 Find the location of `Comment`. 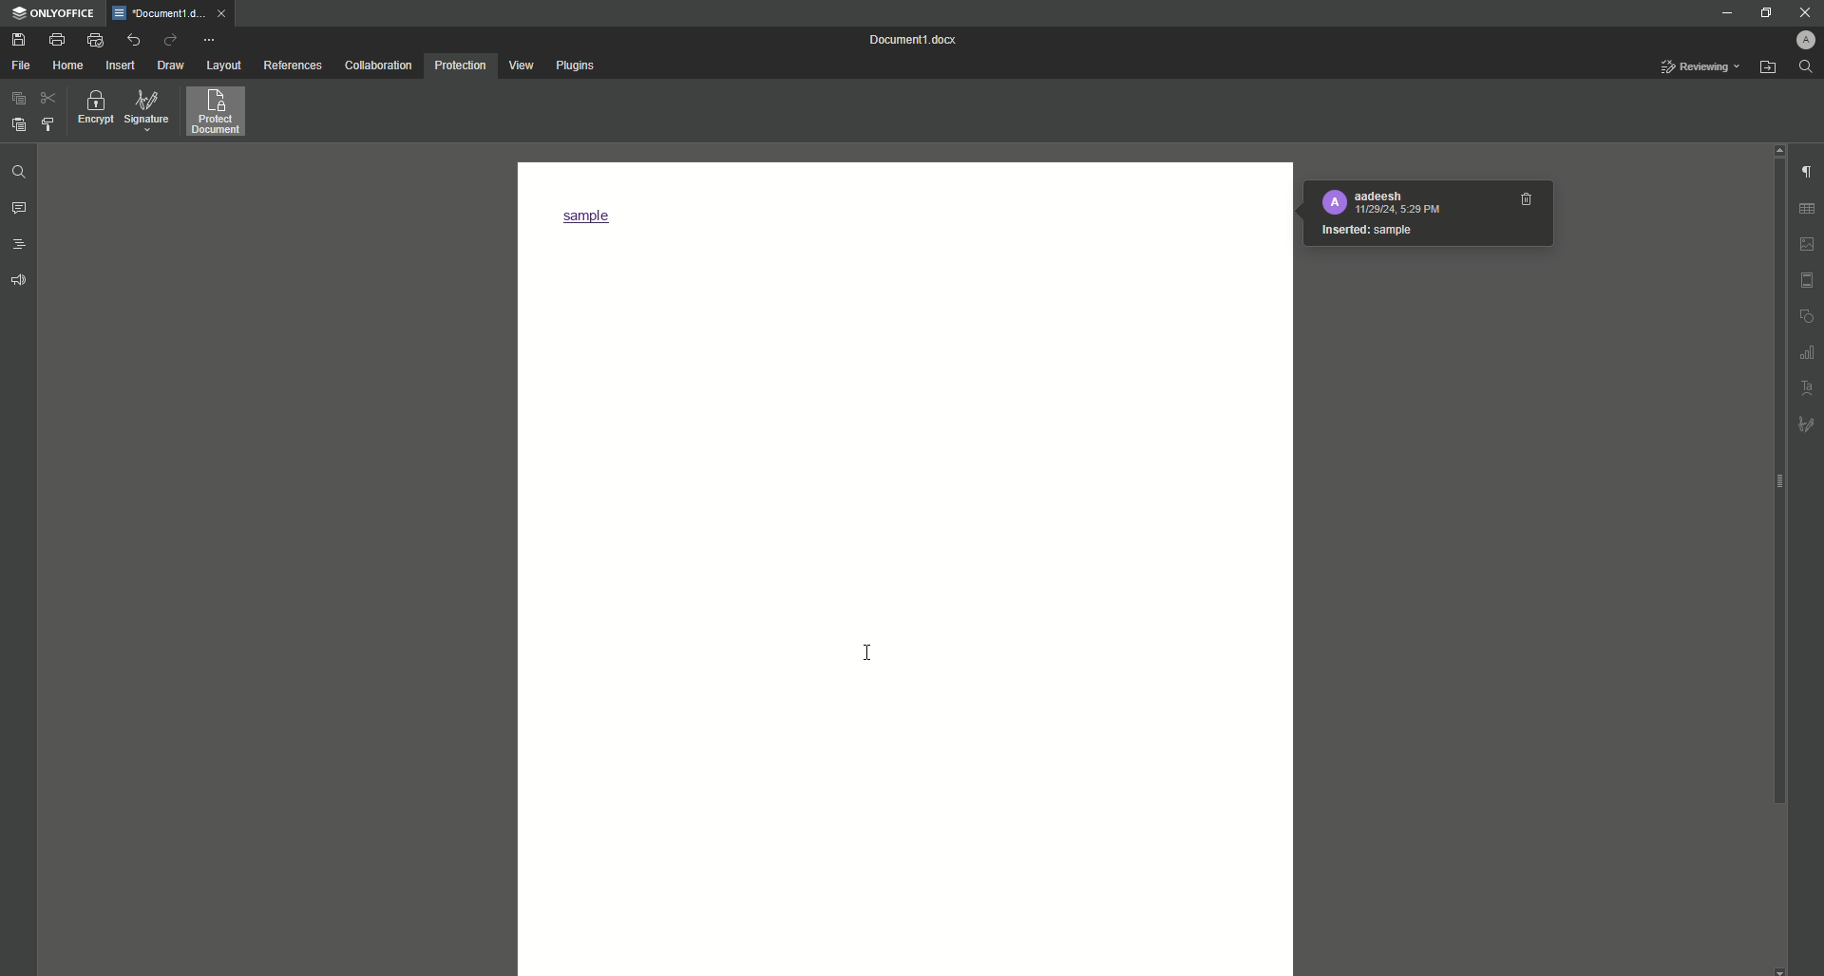

Comment is located at coordinates (20, 210).